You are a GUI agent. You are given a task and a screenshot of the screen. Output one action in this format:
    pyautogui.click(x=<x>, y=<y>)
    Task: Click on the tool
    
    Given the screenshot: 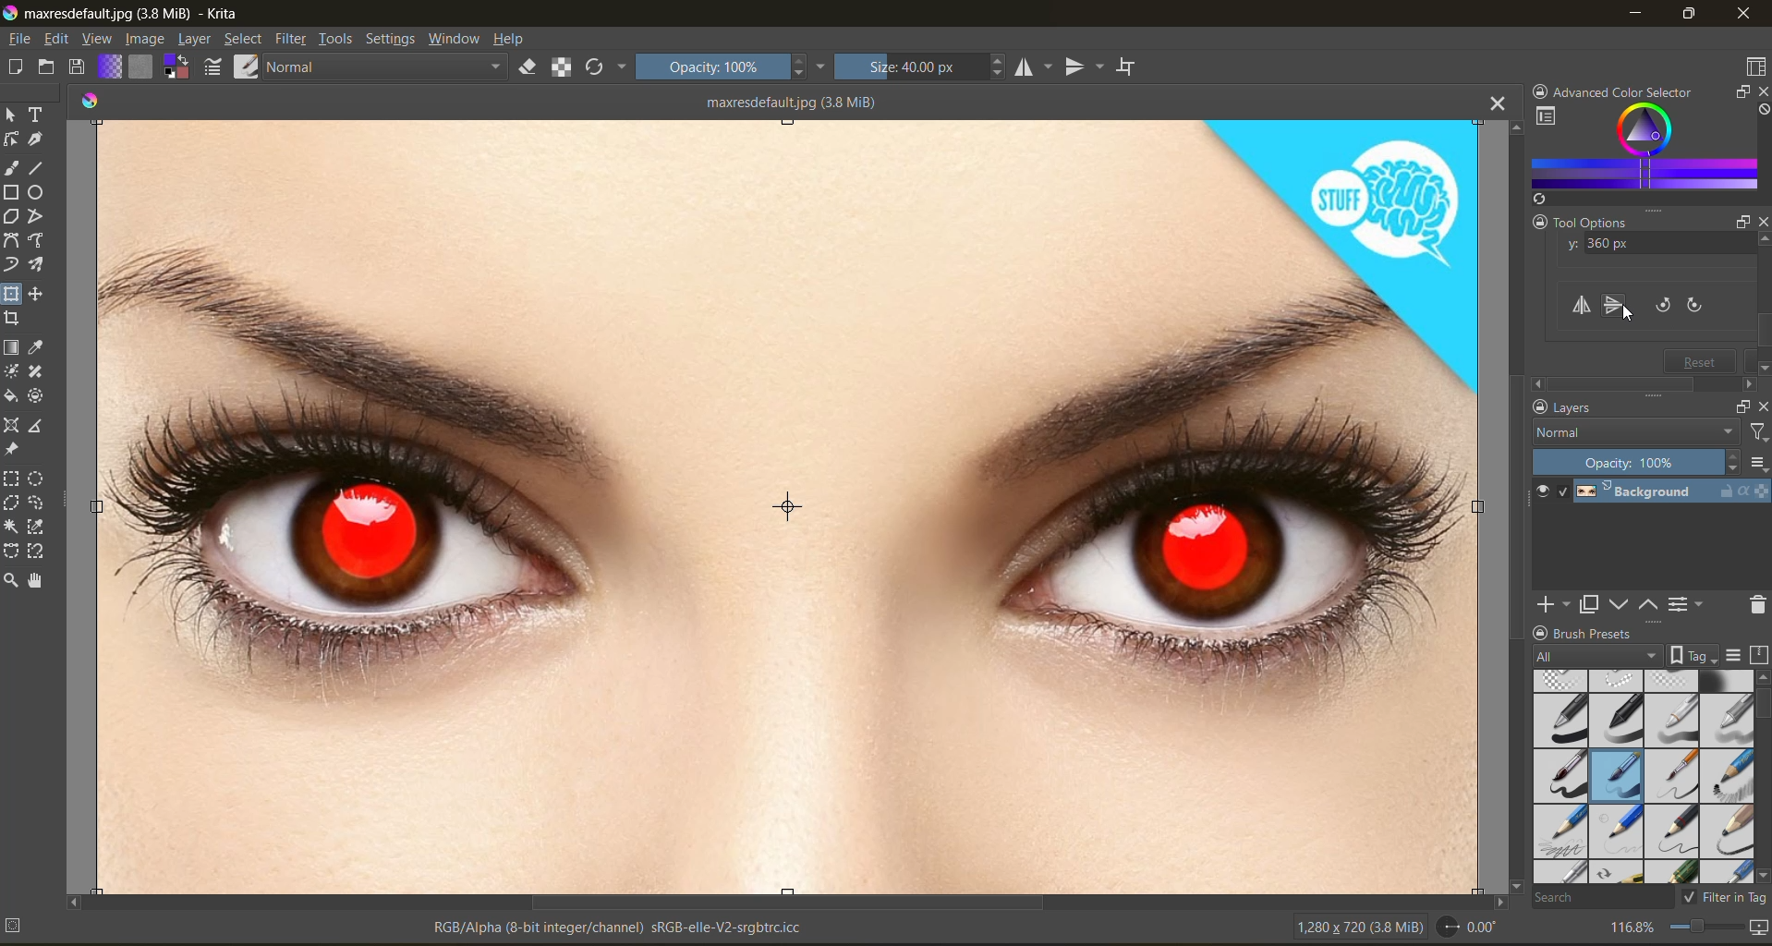 What is the action you would take?
    pyautogui.click(x=42, y=346)
    